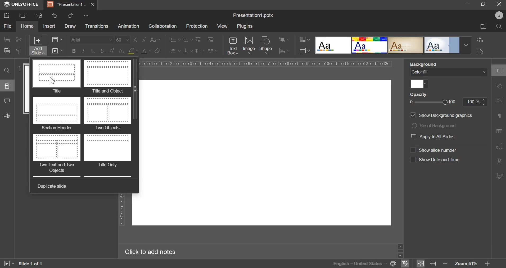 The image size is (506, 268). Describe the element at coordinates (188, 50) in the screenshot. I see `vertical alignment` at that location.